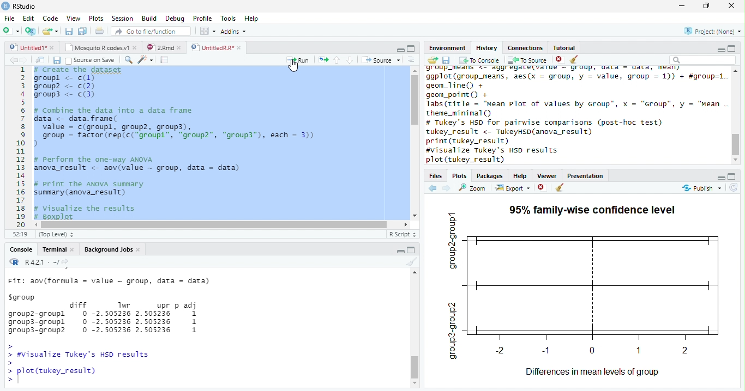 The height and width of the screenshot is (391, 745). I want to click on Go to file/function, so click(151, 32).